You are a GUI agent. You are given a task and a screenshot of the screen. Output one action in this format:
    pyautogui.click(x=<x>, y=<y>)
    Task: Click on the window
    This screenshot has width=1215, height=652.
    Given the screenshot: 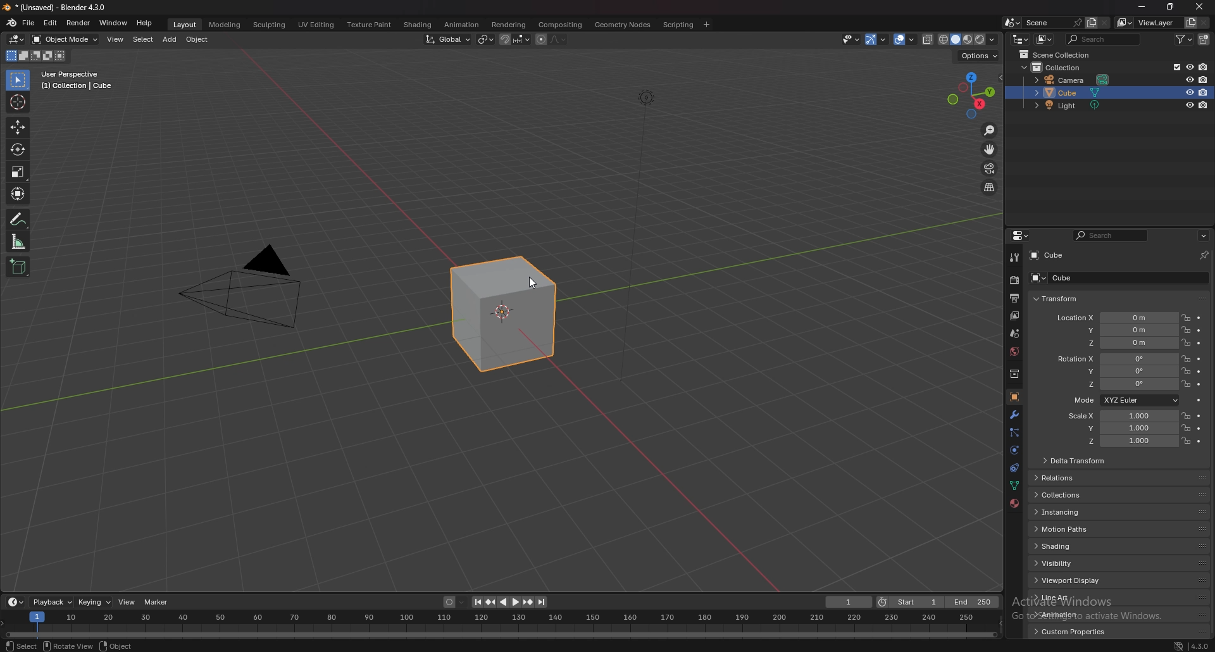 What is the action you would take?
    pyautogui.click(x=113, y=23)
    